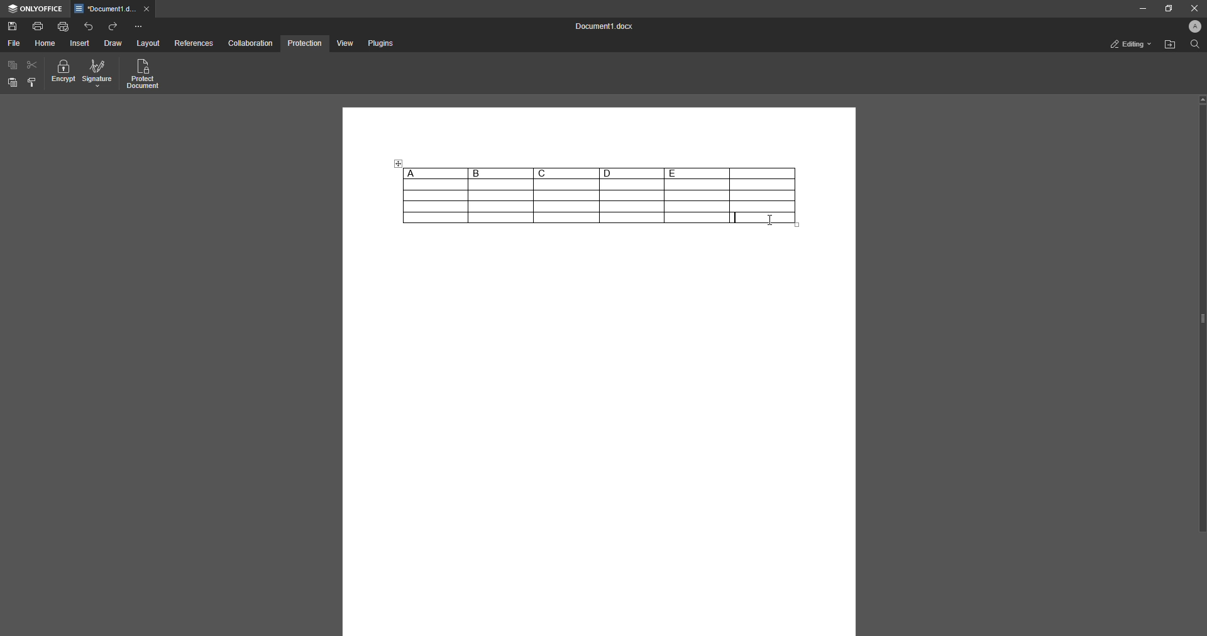  Describe the element at coordinates (13, 43) in the screenshot. I see `File` at that location.